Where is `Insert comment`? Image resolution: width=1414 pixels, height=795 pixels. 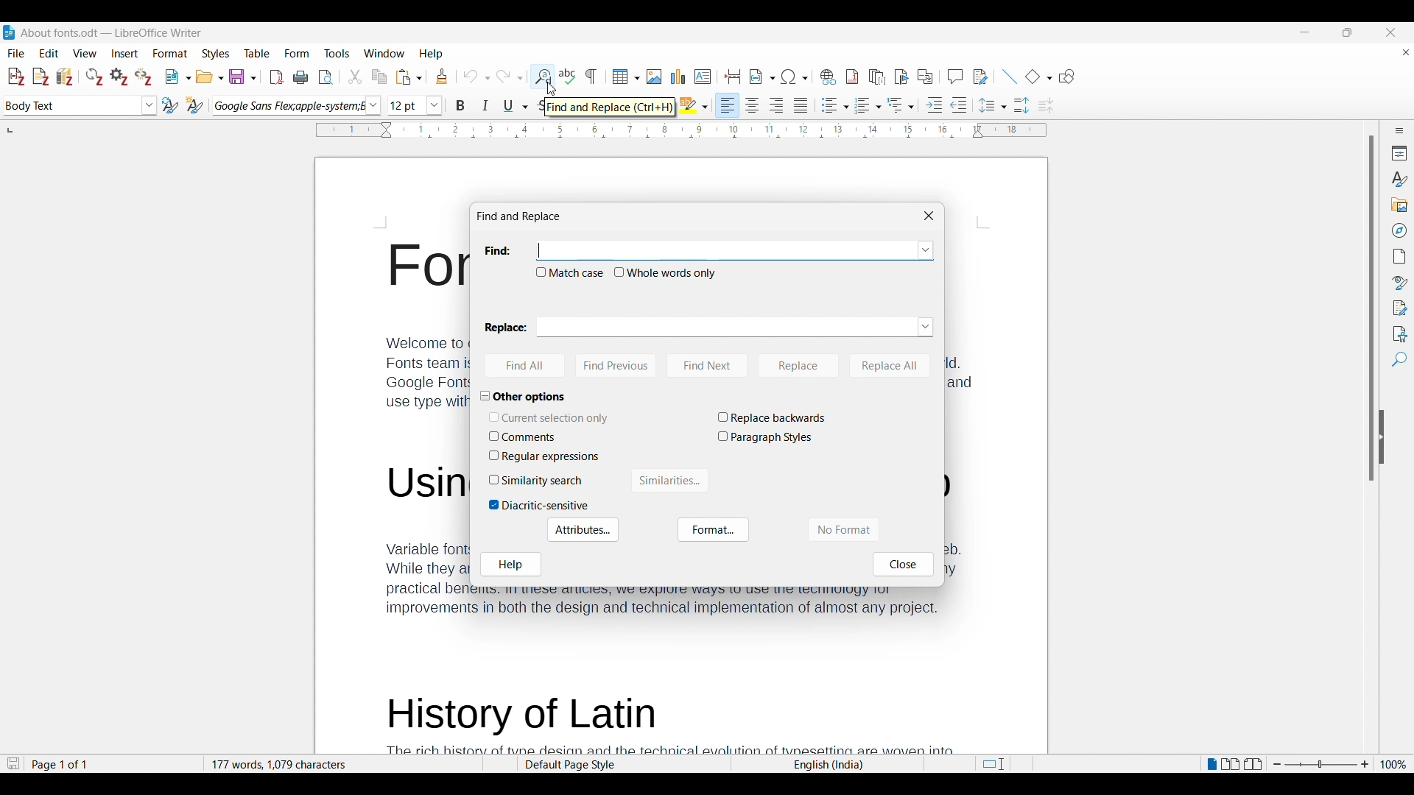 Insert comment is located at coordinates (955, 76).